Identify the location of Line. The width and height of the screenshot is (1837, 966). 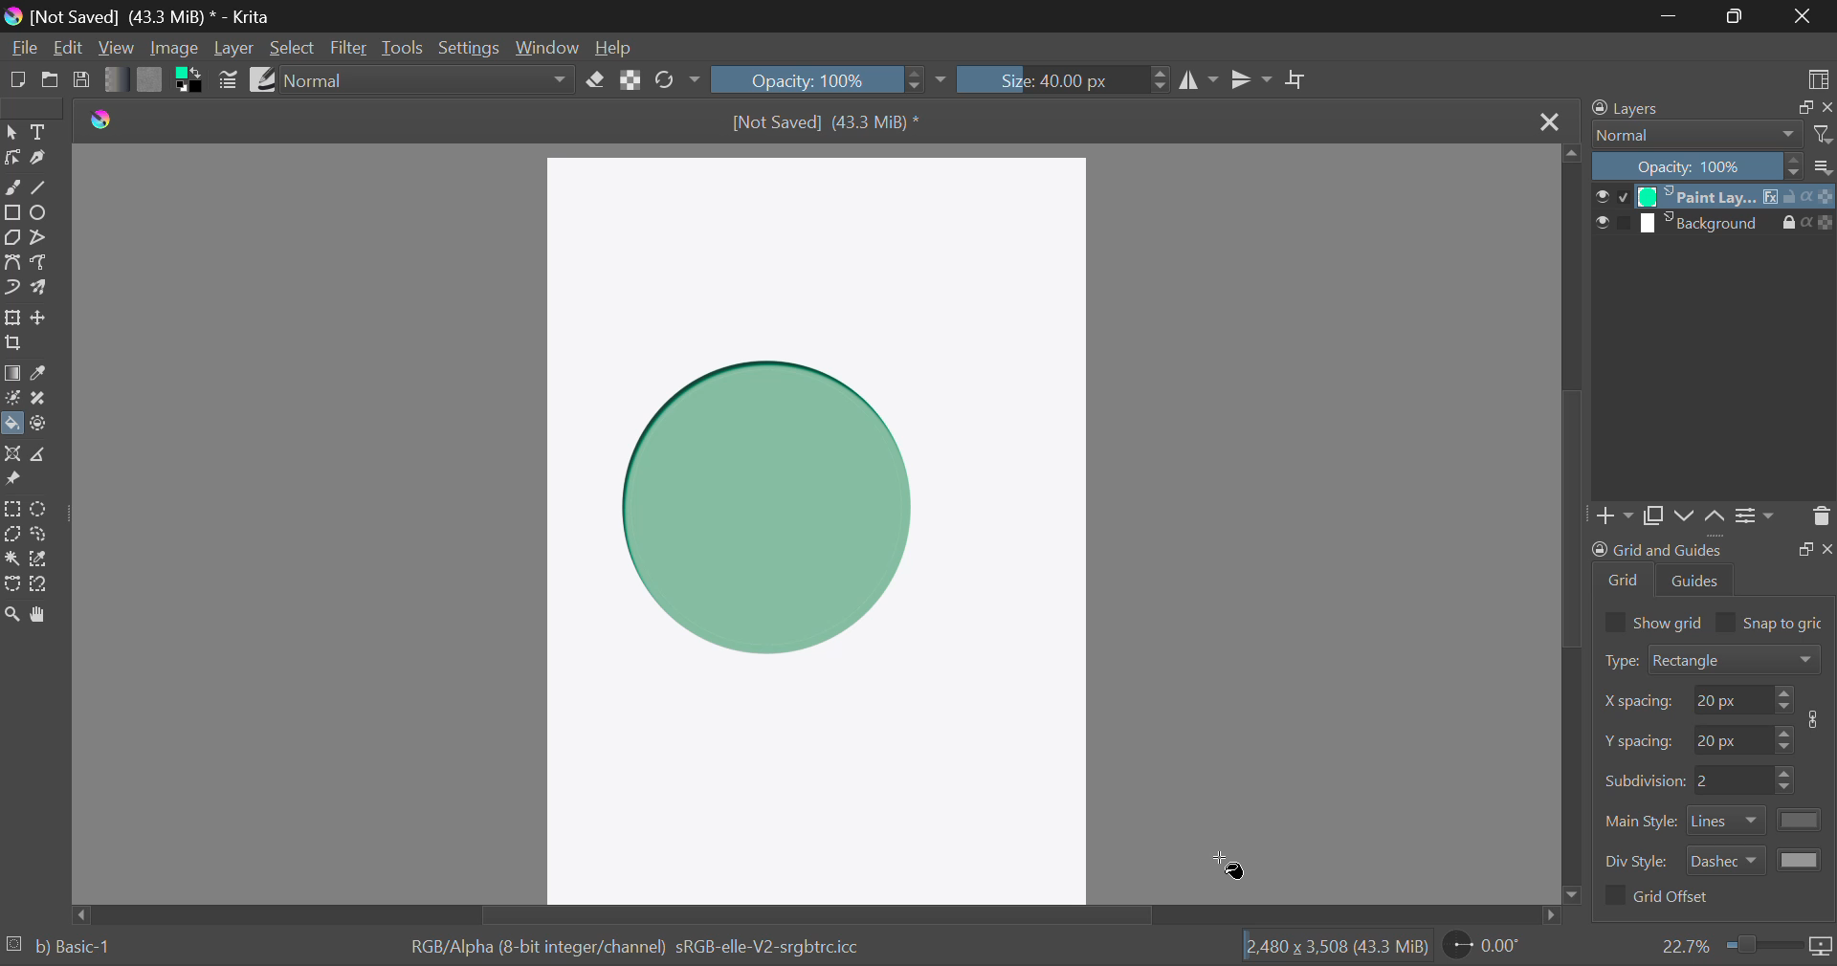
(39, 185).